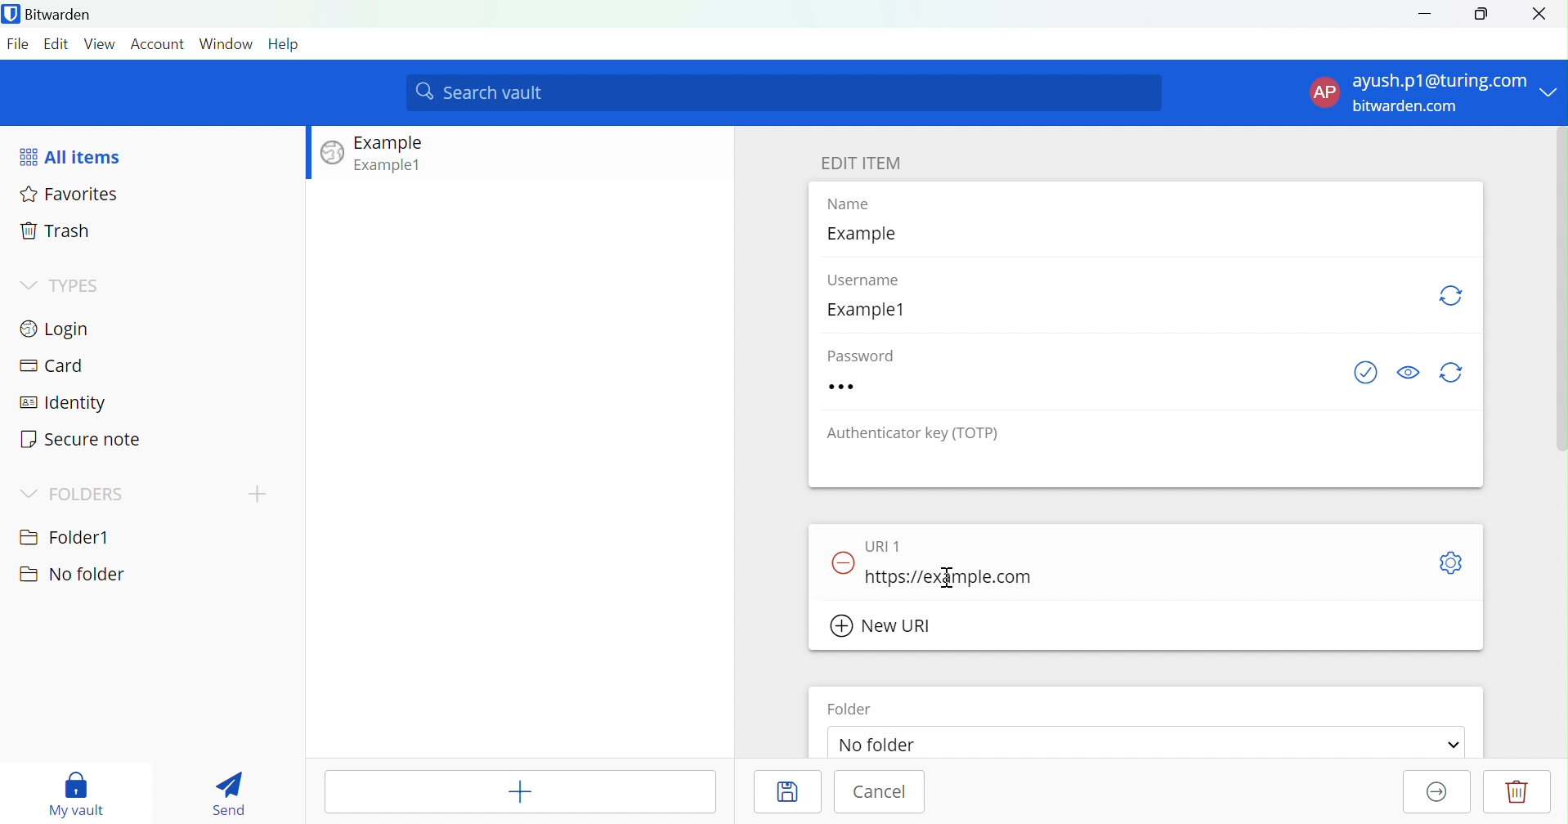  What do you see at coordinates (522, 791) in the screenshot?
I see `Add Item` at bounding box center [522, 791].